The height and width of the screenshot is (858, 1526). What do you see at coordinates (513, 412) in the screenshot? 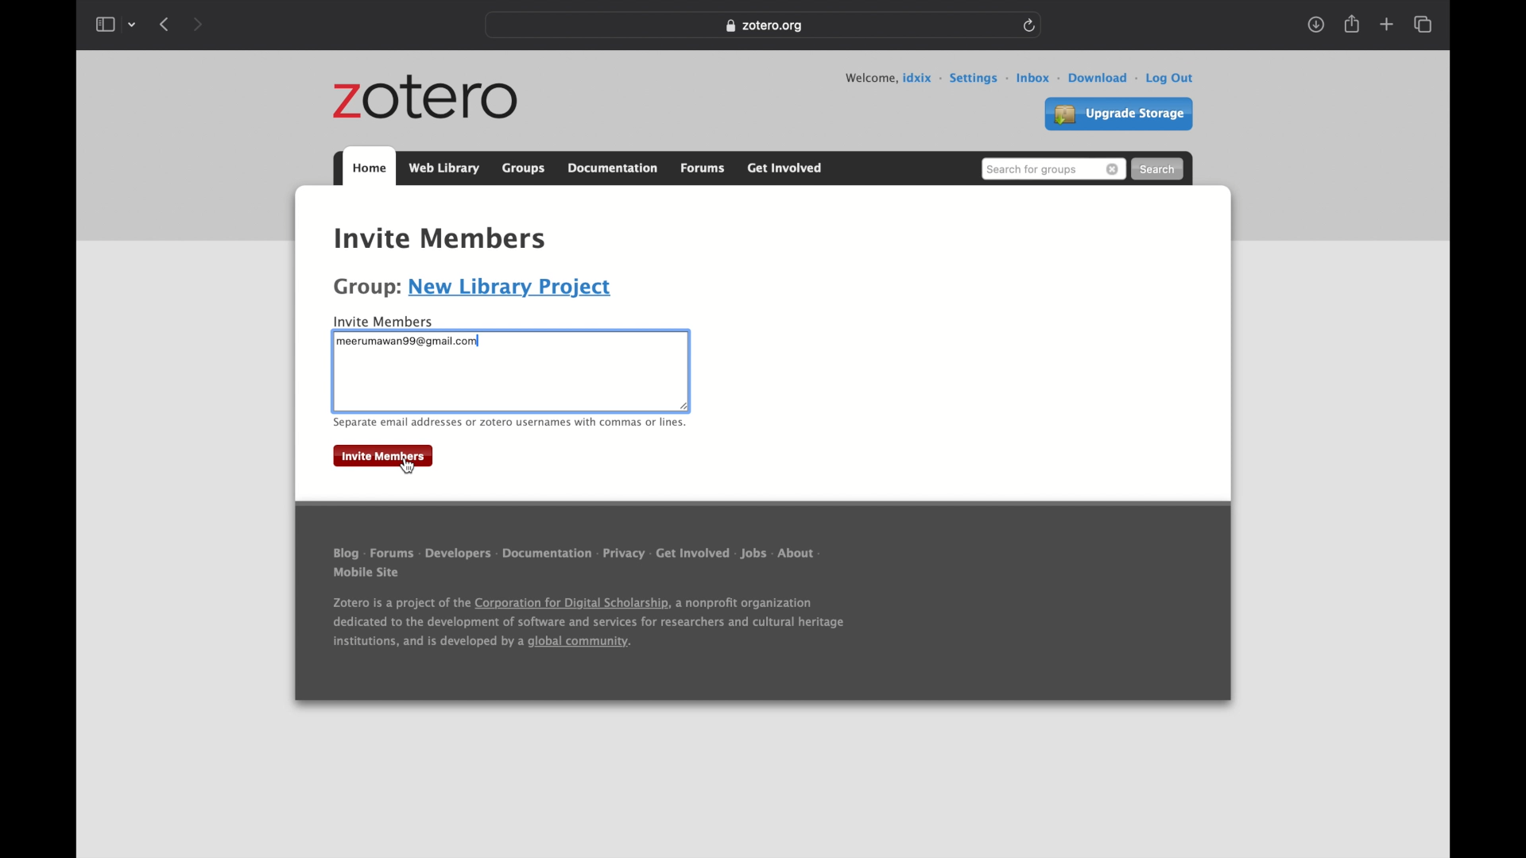
I see `textbox boundary highlighted` at bounding box center [513, 412].